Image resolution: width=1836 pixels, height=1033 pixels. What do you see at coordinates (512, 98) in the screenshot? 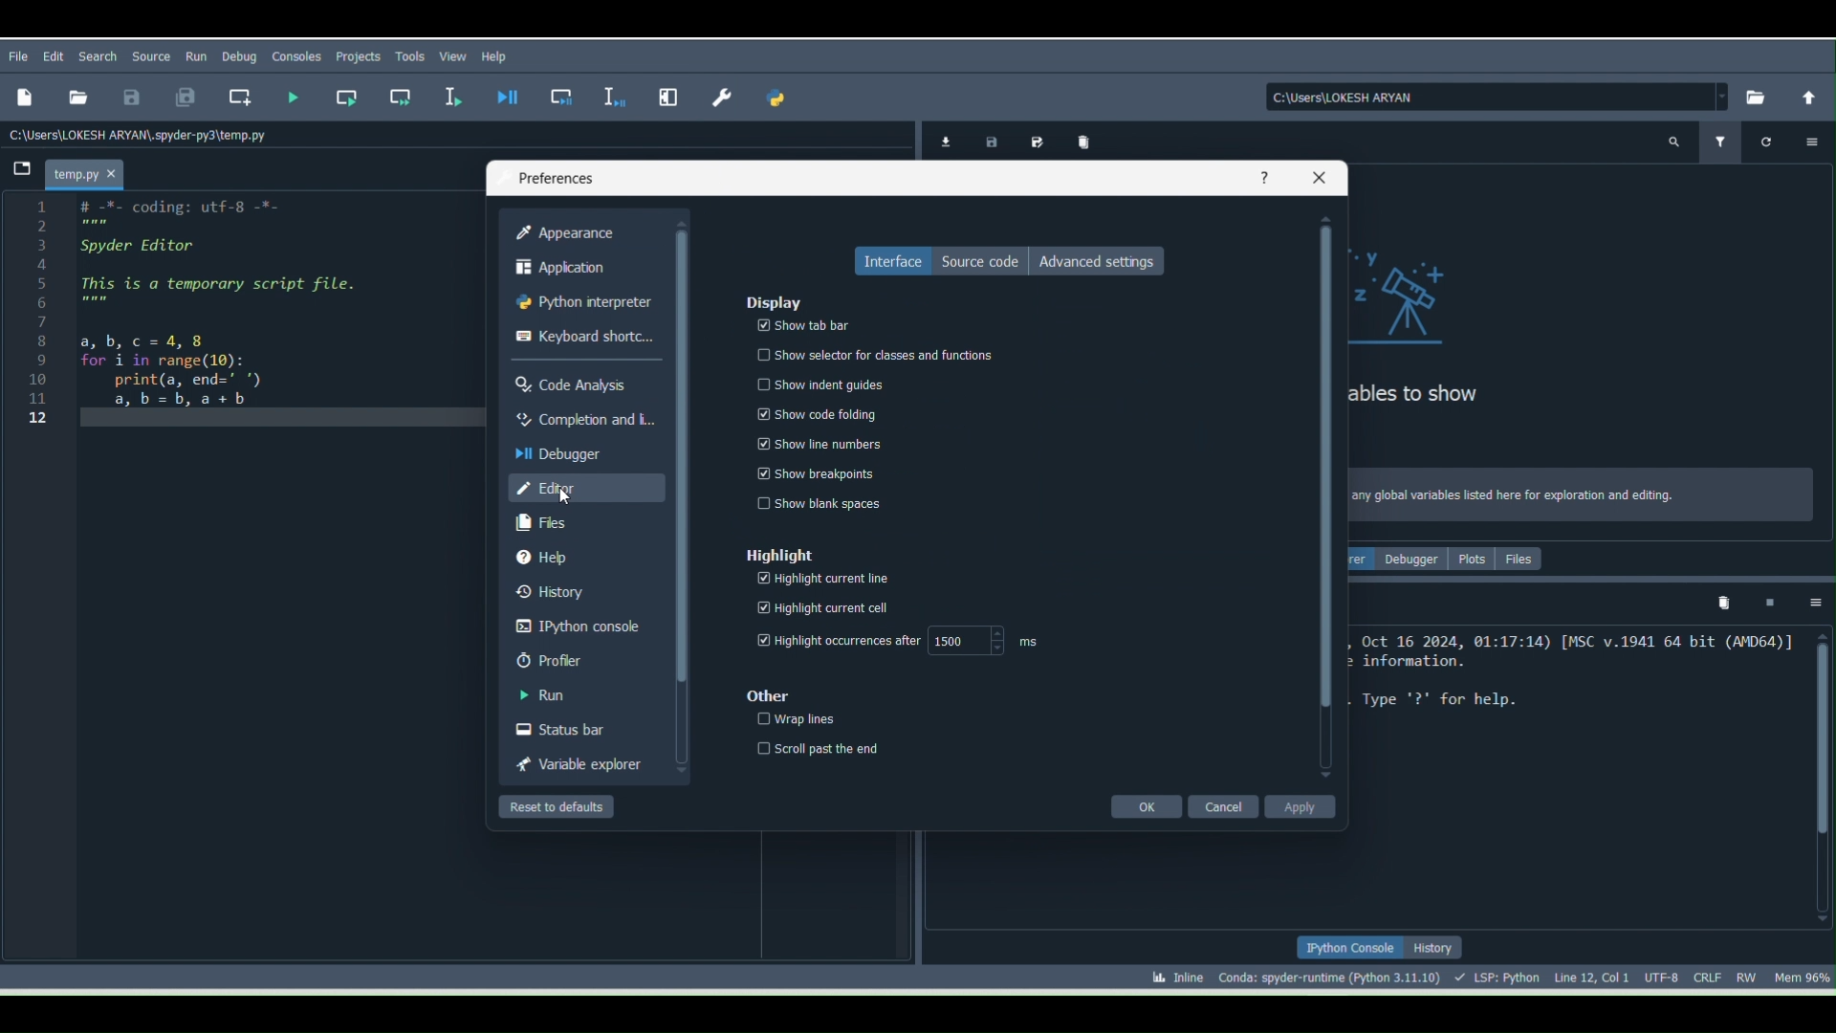
I see `Debug file (Ctrl + F5)` at bounding box center [512, 98].